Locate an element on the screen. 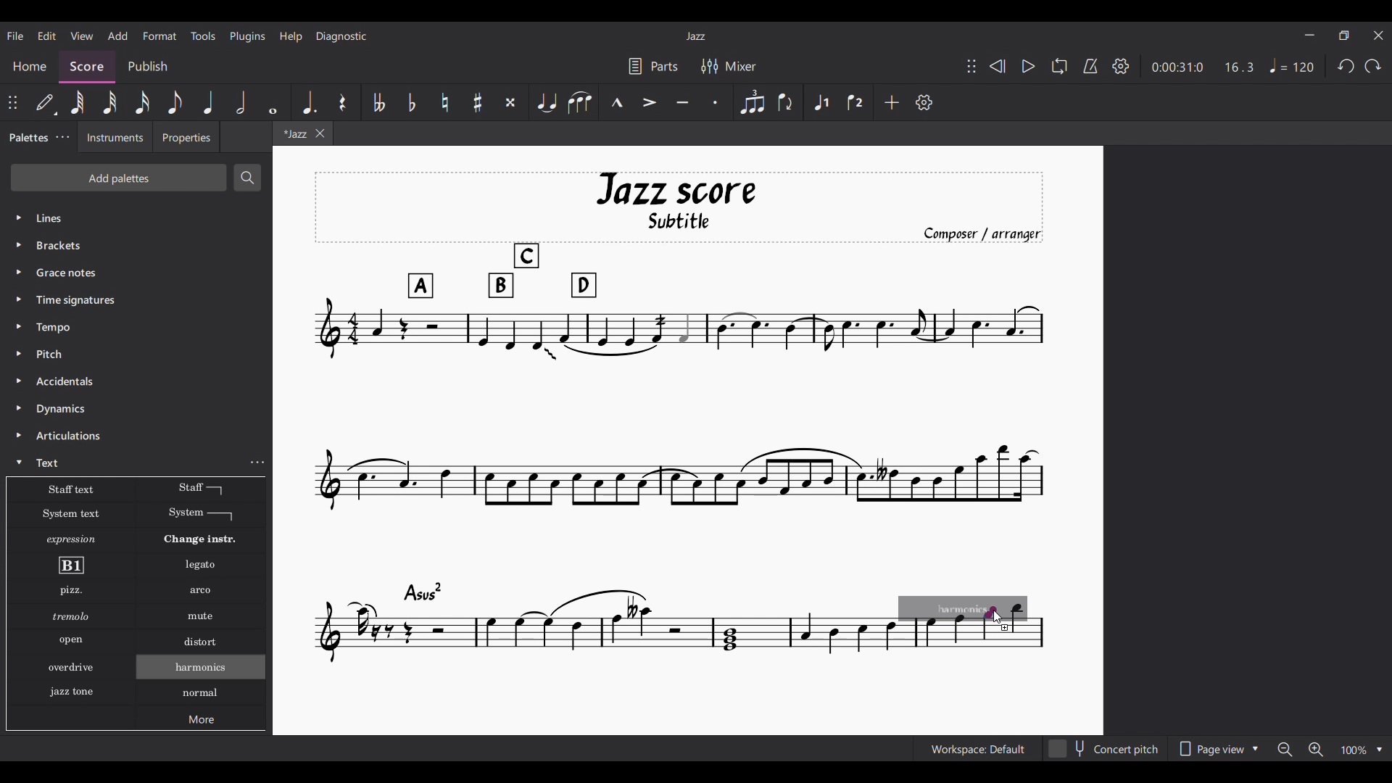 The height and width of the screenshot is (783, 1392). Metronome is located at coordinates (1090, 66).